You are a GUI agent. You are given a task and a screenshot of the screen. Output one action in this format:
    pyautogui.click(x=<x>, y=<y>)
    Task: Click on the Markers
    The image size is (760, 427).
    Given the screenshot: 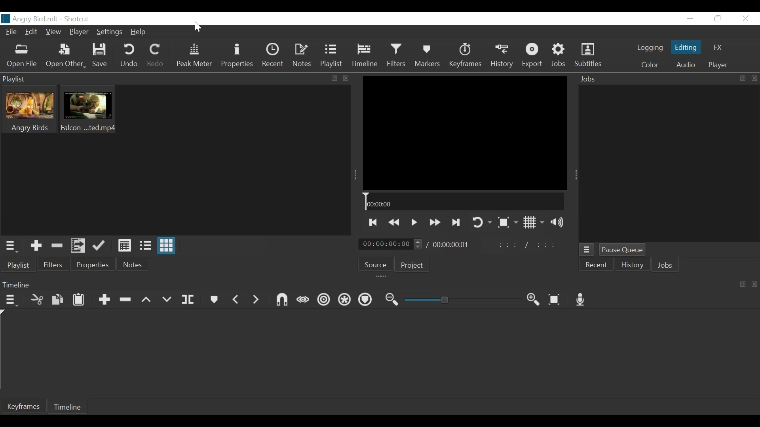 What is the action you would take?
    pyautogui.click(x=215, y=300)
    